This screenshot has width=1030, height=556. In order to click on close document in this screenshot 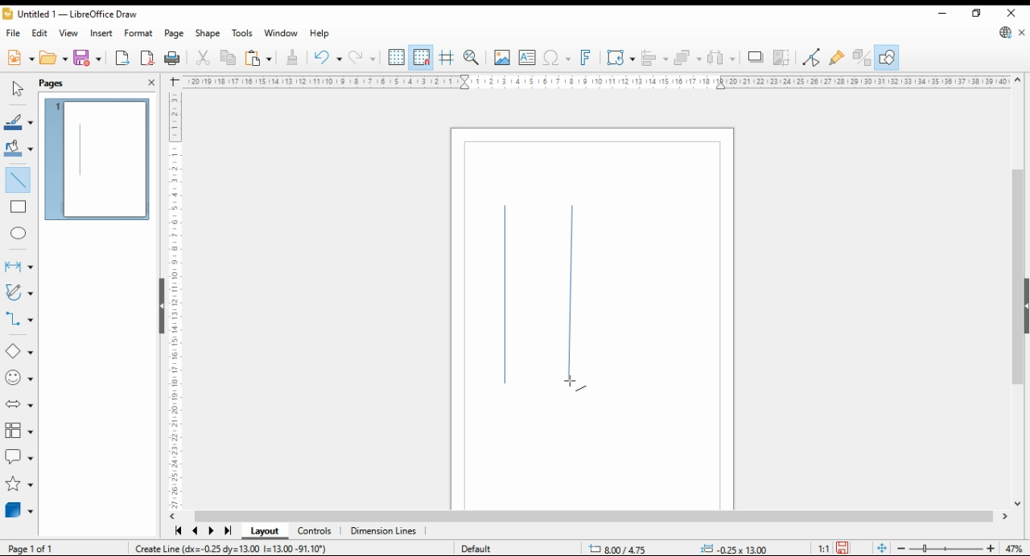, I will do `click(1022, 33)`.